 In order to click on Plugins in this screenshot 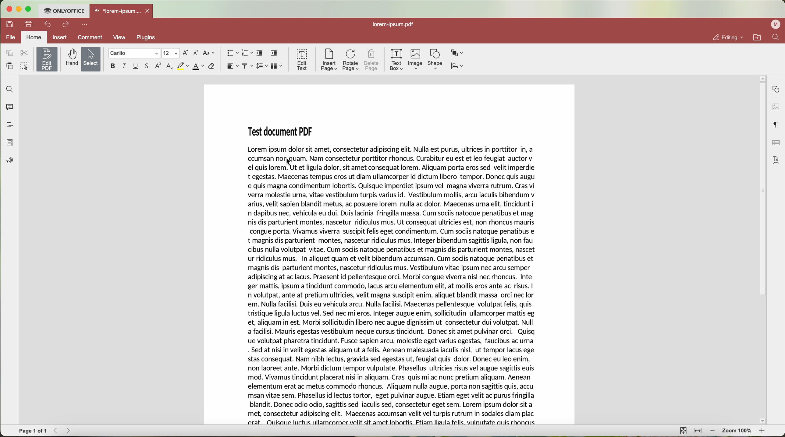, I will do `click(147, 38)`.